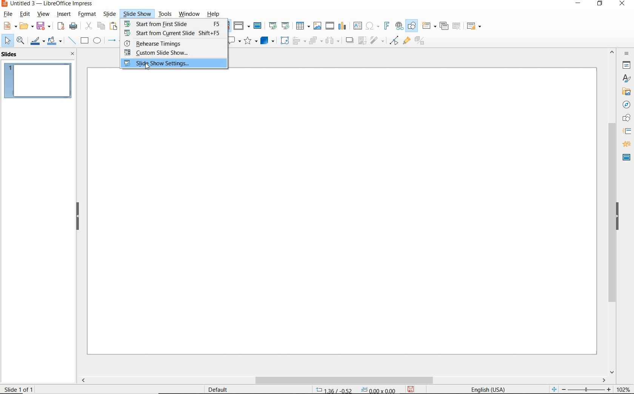 The height and width of the screenshot is (394, 634). What do you see at coordinates (165, 14) in the screenshot?
I see `TOOLS` at bounding box center [165, 14].